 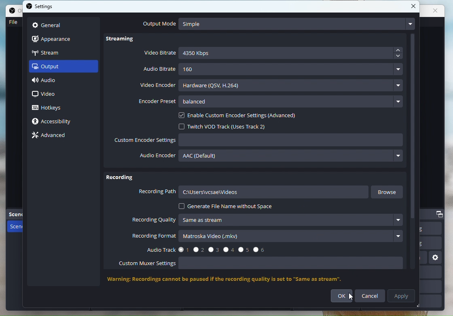 I want to click on Audio bitrate, so click(x=274, y=70).